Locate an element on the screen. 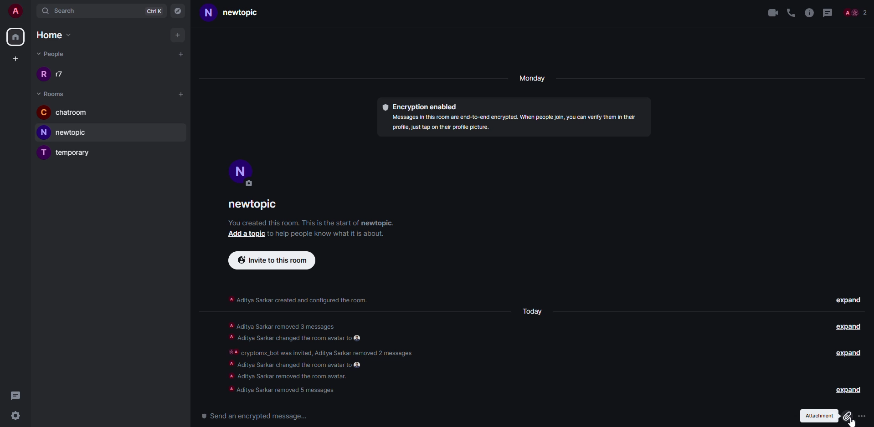 Image resolution: width=874 pixels, height=427 pixels. expand is located at coordinates (847, 300).